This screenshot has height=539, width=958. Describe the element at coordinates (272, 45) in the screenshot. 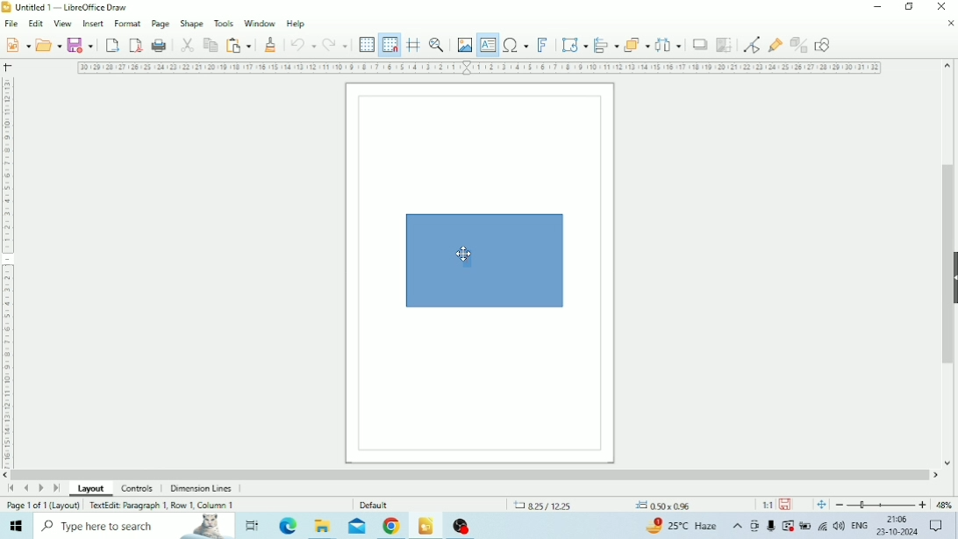

I see `Clone Formatting` at that location.